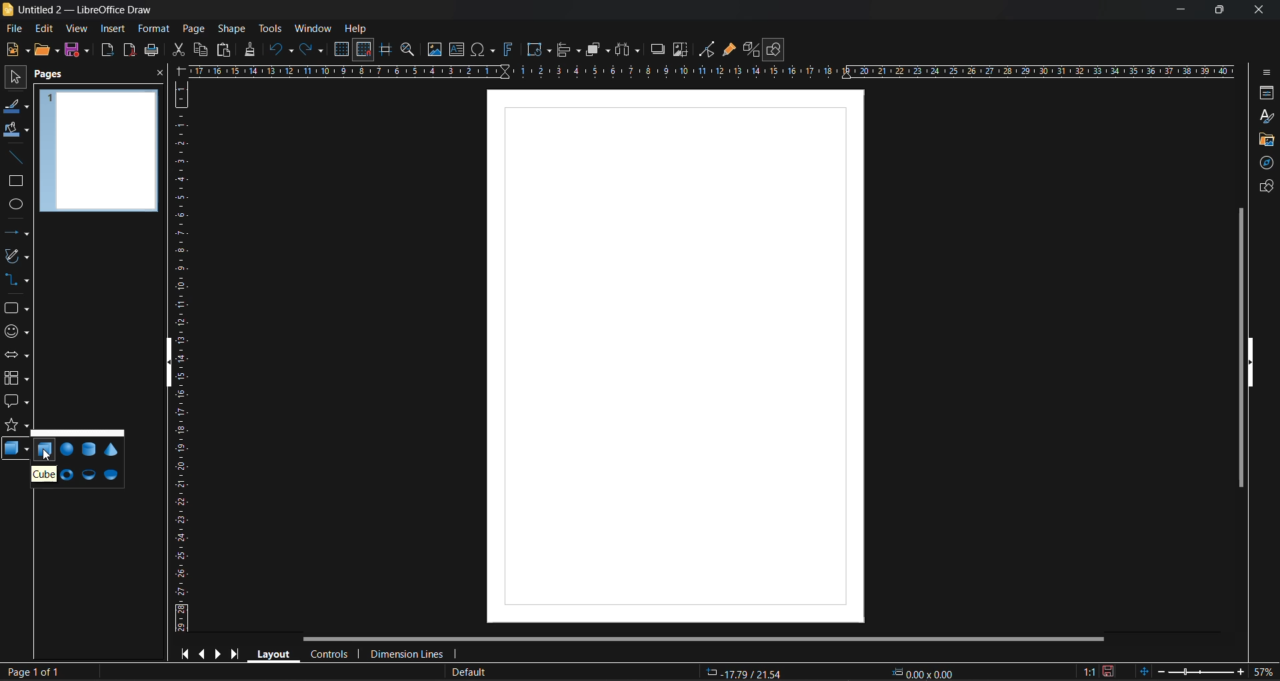 This screenshot has height=681, width=1280. Describe the element at coordinates (233, 653) in the screenshot. I see `last` at that location.